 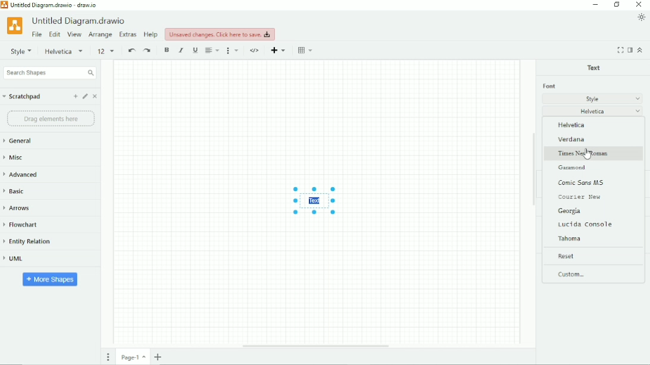 What do you see at coordinates (212, 51) in the screenshot?
I see `Align` at bounding box center [212, 51].